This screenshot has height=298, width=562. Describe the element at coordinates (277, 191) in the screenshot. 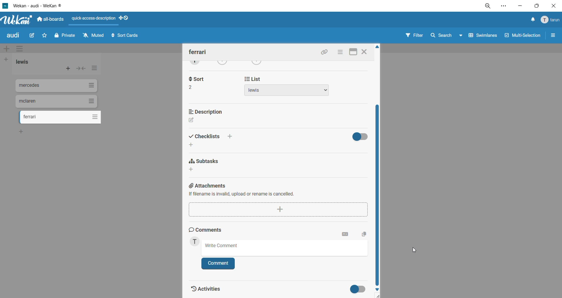

I see `attachments` at that location.